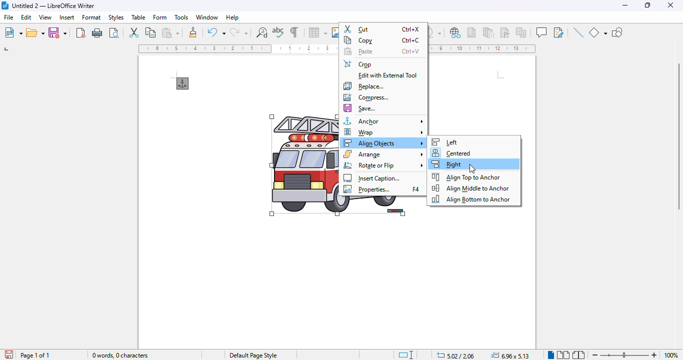 The image size is (683, 360). What do you see at coordinates (384, 154) in the screenshot?
I see `arrange` at bounding box center [384, 154].